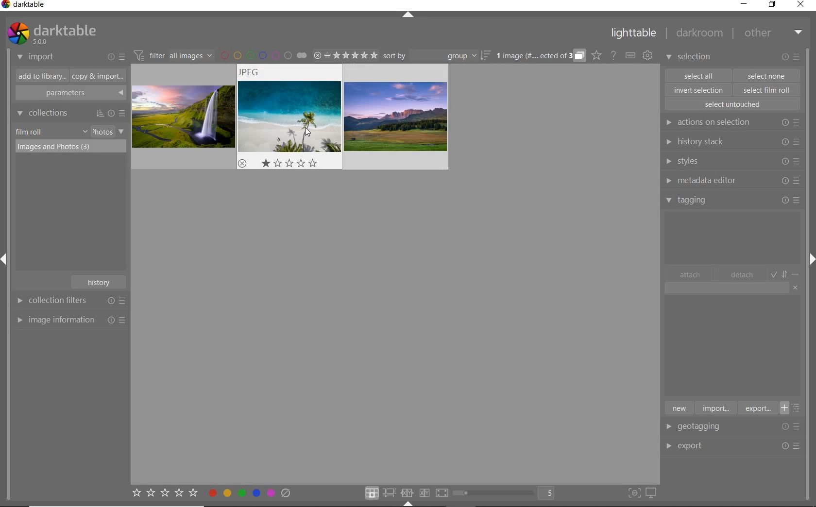  What do you see at coordinates (250, 492) in the screenshot?
I see `toggle color label of selected images` at bounding box center [250, 492].